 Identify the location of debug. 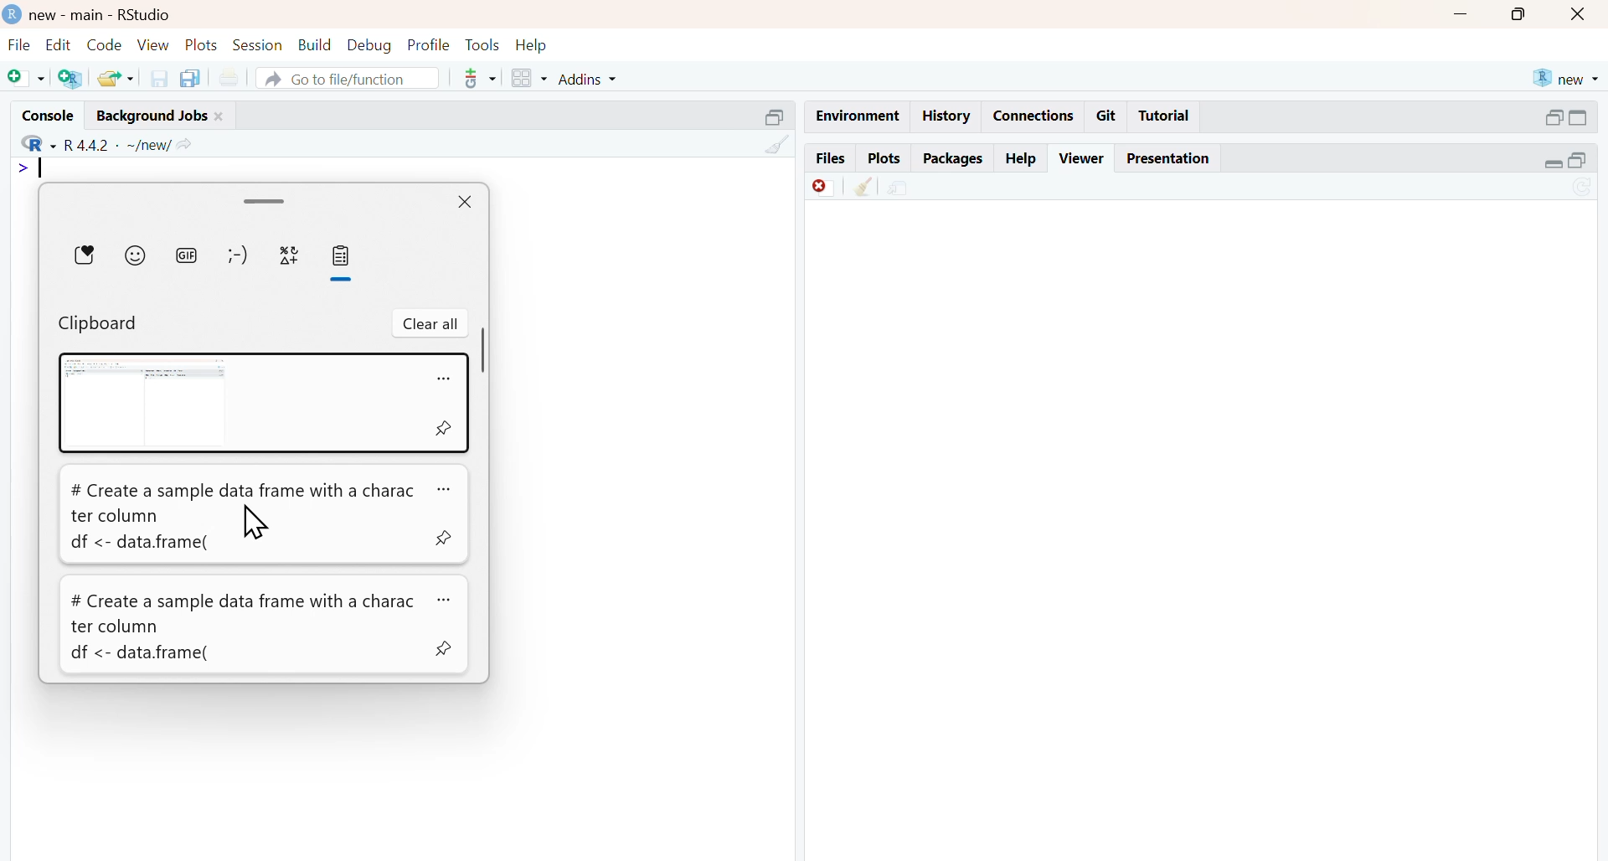
(369, 46).